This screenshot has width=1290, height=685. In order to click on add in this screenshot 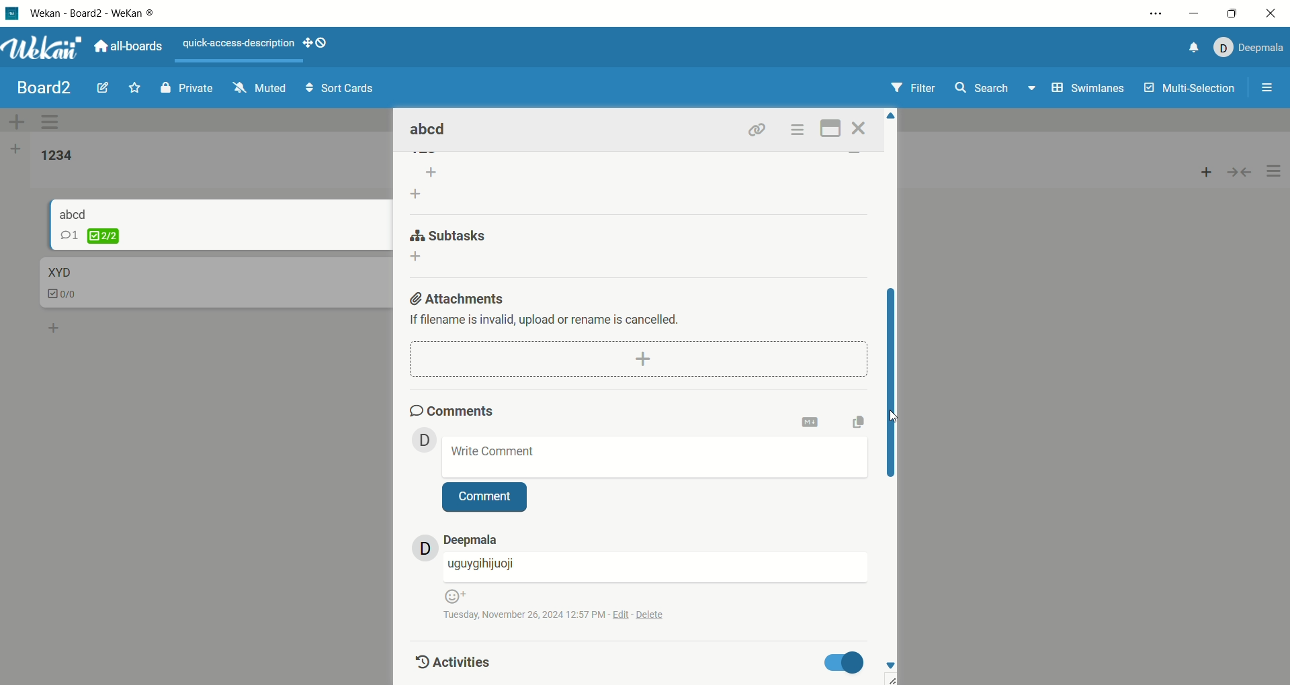, I will do `click(55, 326)`.